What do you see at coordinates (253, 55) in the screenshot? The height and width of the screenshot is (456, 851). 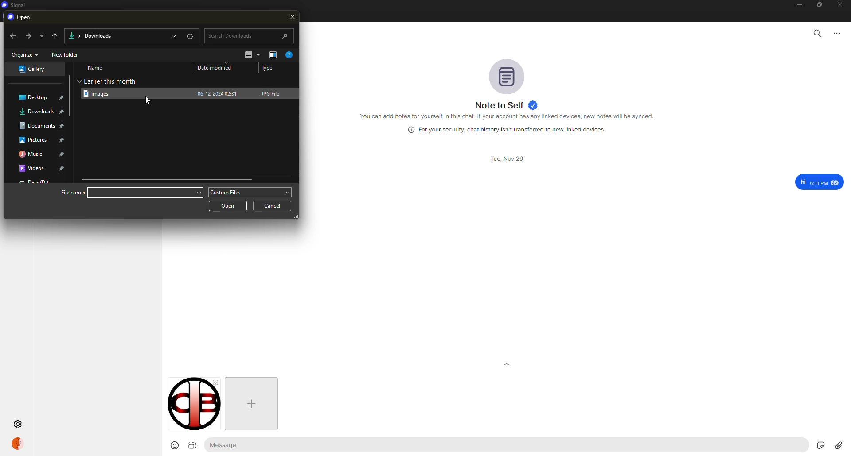 I see `sort` at bounding box center [253, 55].